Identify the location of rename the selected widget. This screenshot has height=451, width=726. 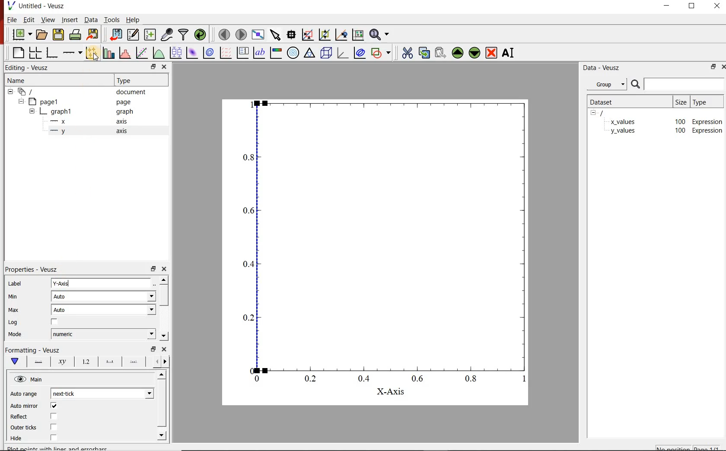
(509, 54).